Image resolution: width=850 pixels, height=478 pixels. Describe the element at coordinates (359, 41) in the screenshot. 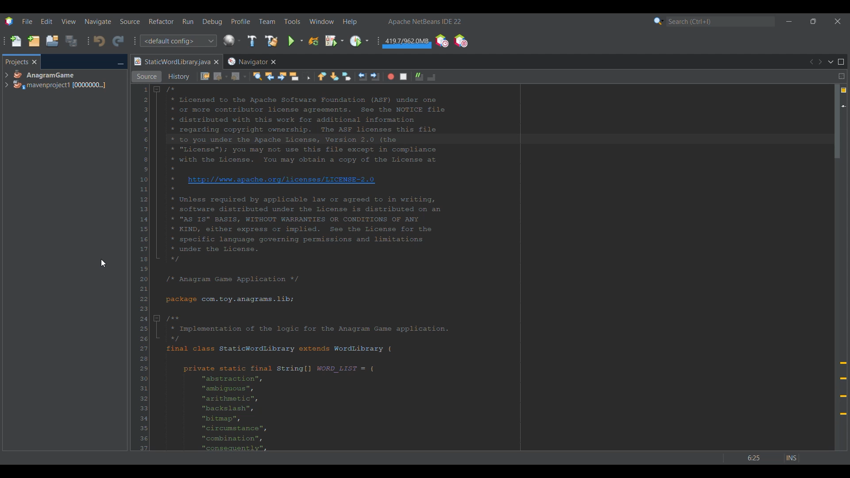

I see `Profile main project options` at that location.